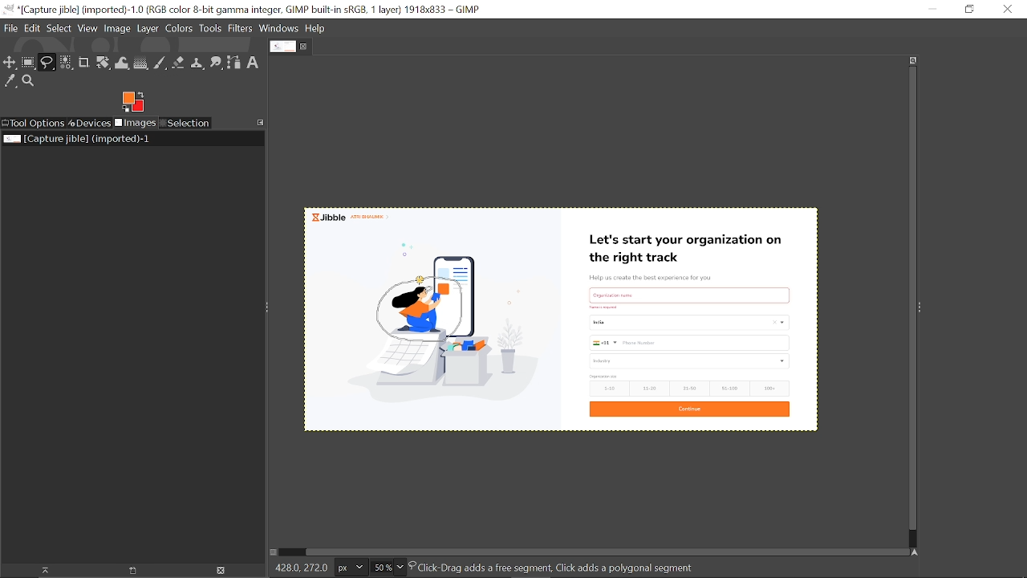 Image resolution: width=1027 pixels, height=578 pixels. What do you see at coordinates (88, 28) in the screenshot?
I see `View` at bounding box center [88, 28].